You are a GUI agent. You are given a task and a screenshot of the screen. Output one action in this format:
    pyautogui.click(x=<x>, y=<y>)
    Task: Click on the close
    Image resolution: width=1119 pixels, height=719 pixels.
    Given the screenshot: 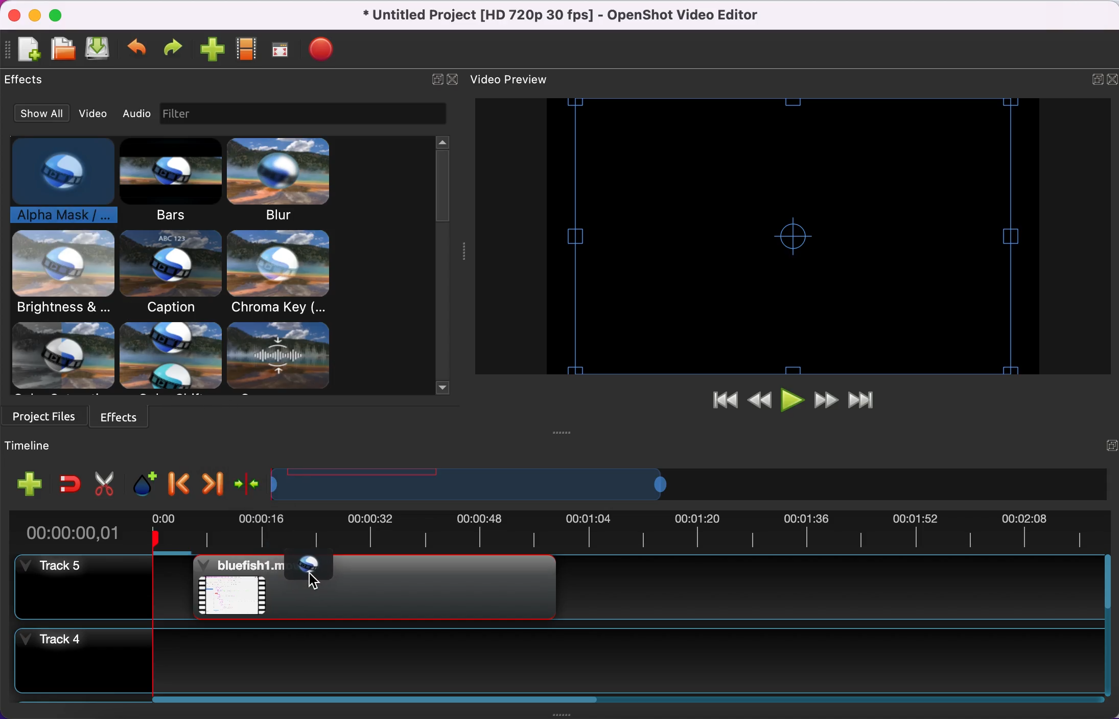 What is the action you would take?
    pyautogui.click(x=453, y=82)
    